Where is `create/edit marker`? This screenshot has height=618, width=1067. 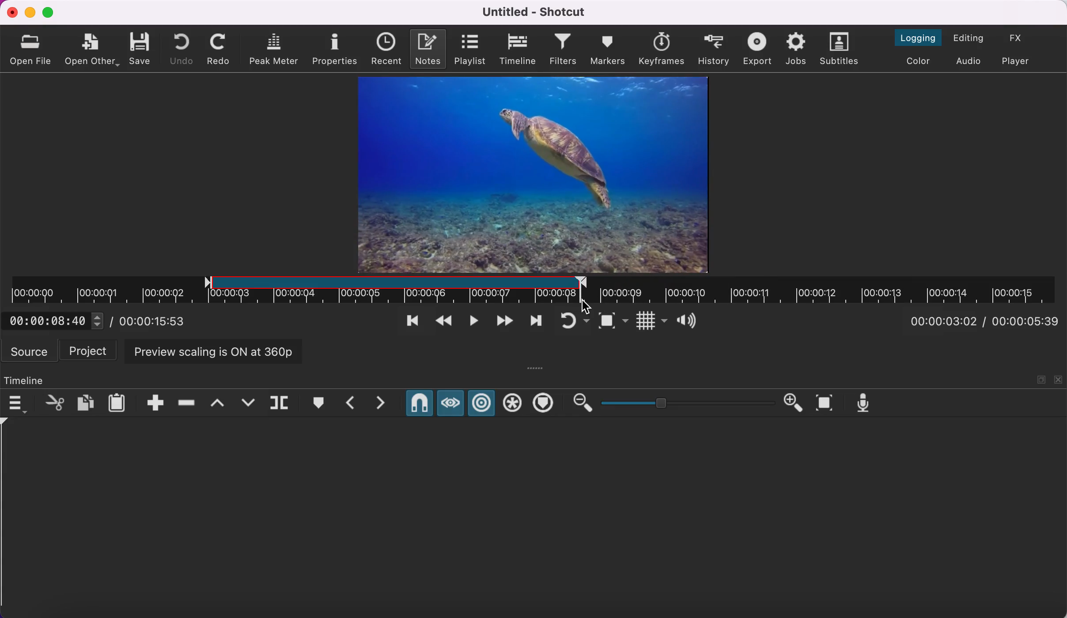 create/edit marker is located at coordinates (318, 401).